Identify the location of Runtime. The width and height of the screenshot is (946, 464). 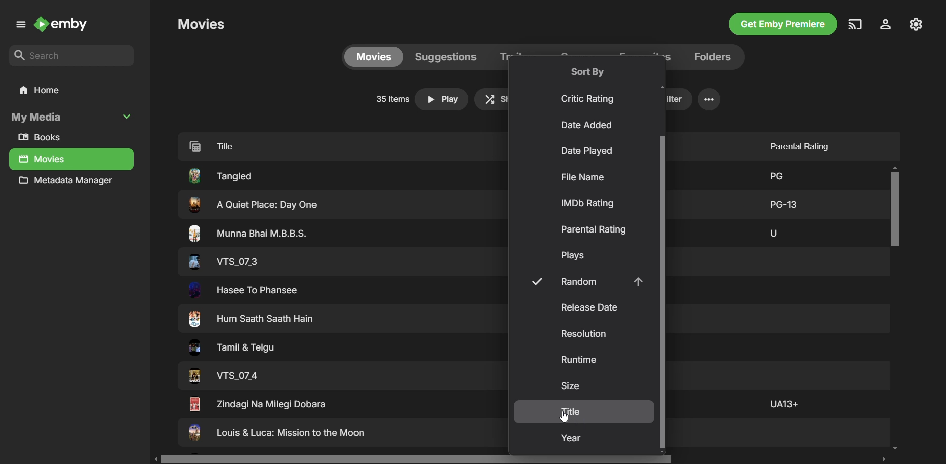
(580, 361).